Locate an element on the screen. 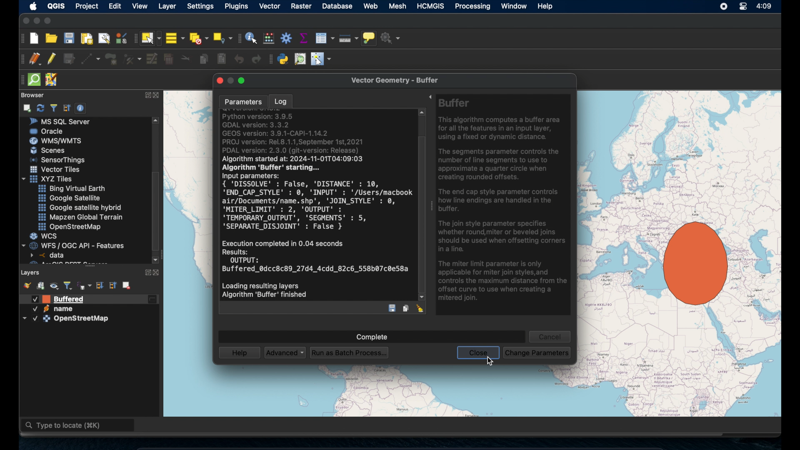  scroll down arrow is located at coordinates (155, 259).